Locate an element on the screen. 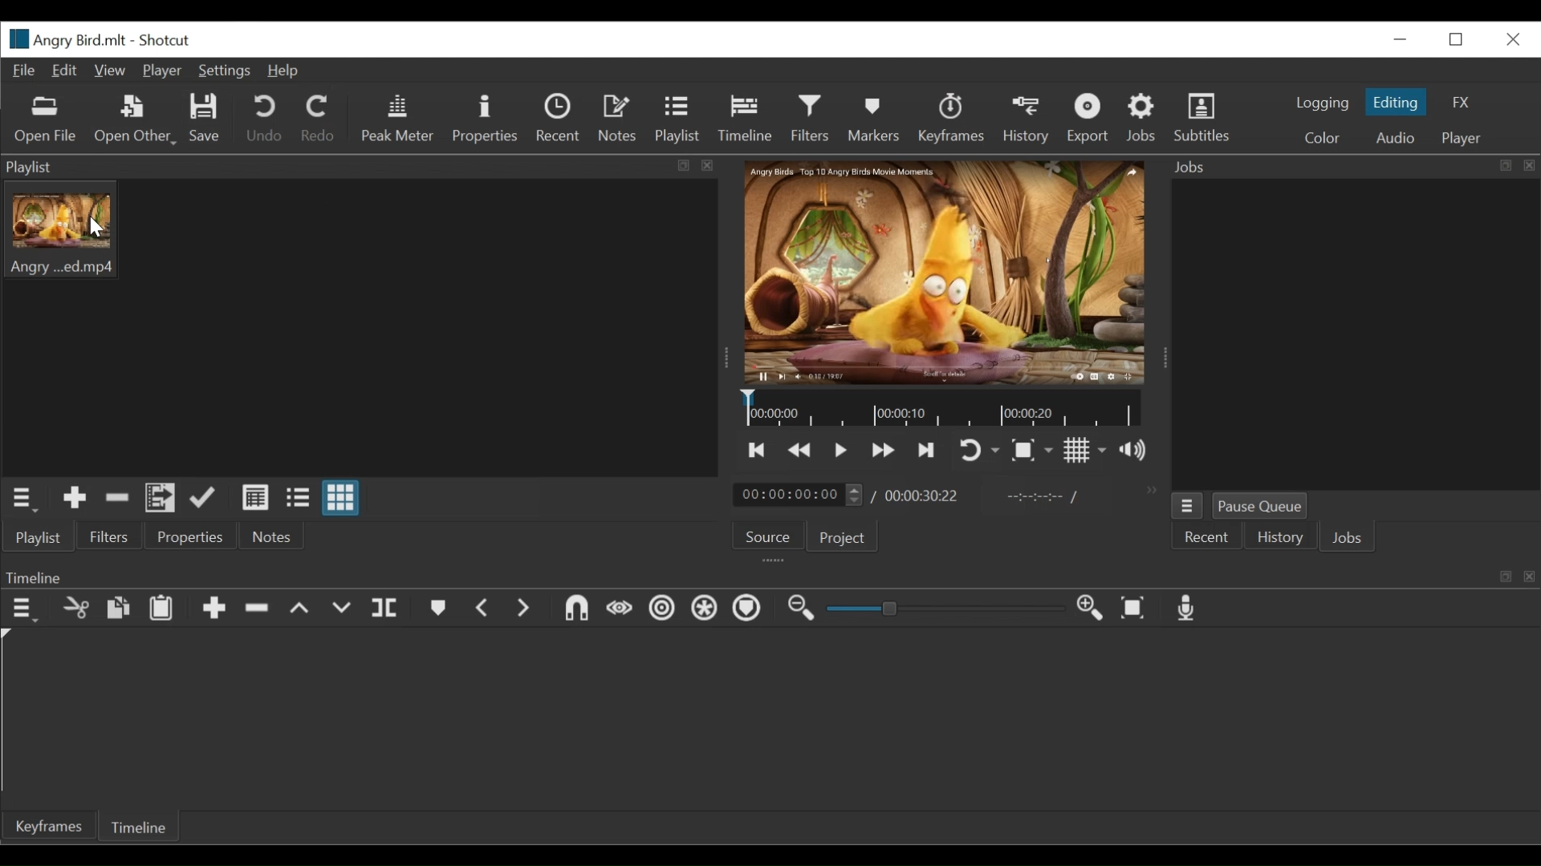  logging is located at coordinates (1323, 103).